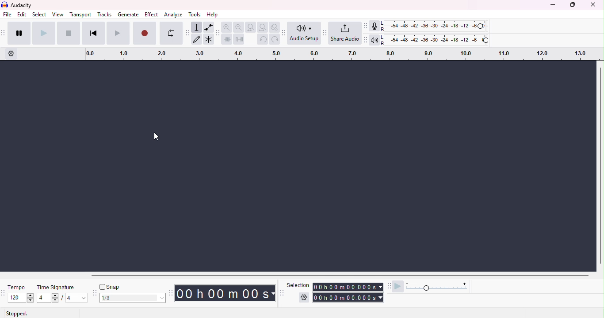  I want to click on Audio setup tool bar, so click(285, 32).